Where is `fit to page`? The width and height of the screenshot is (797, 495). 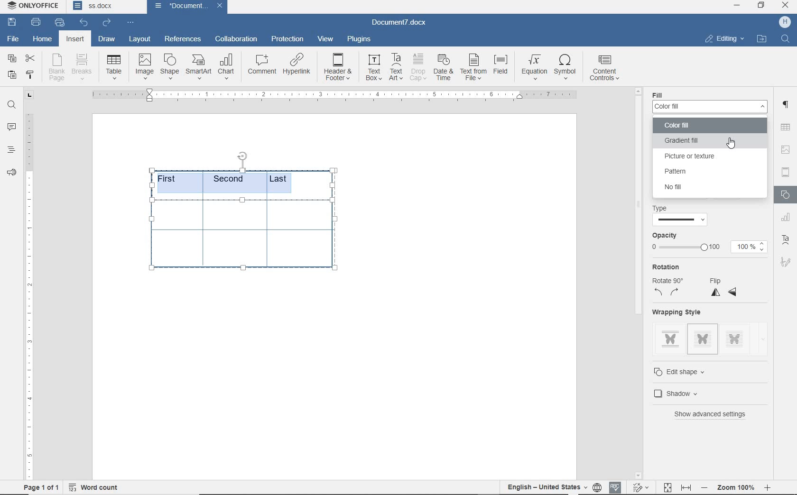
fit to page is located at coordinates (667, 486).